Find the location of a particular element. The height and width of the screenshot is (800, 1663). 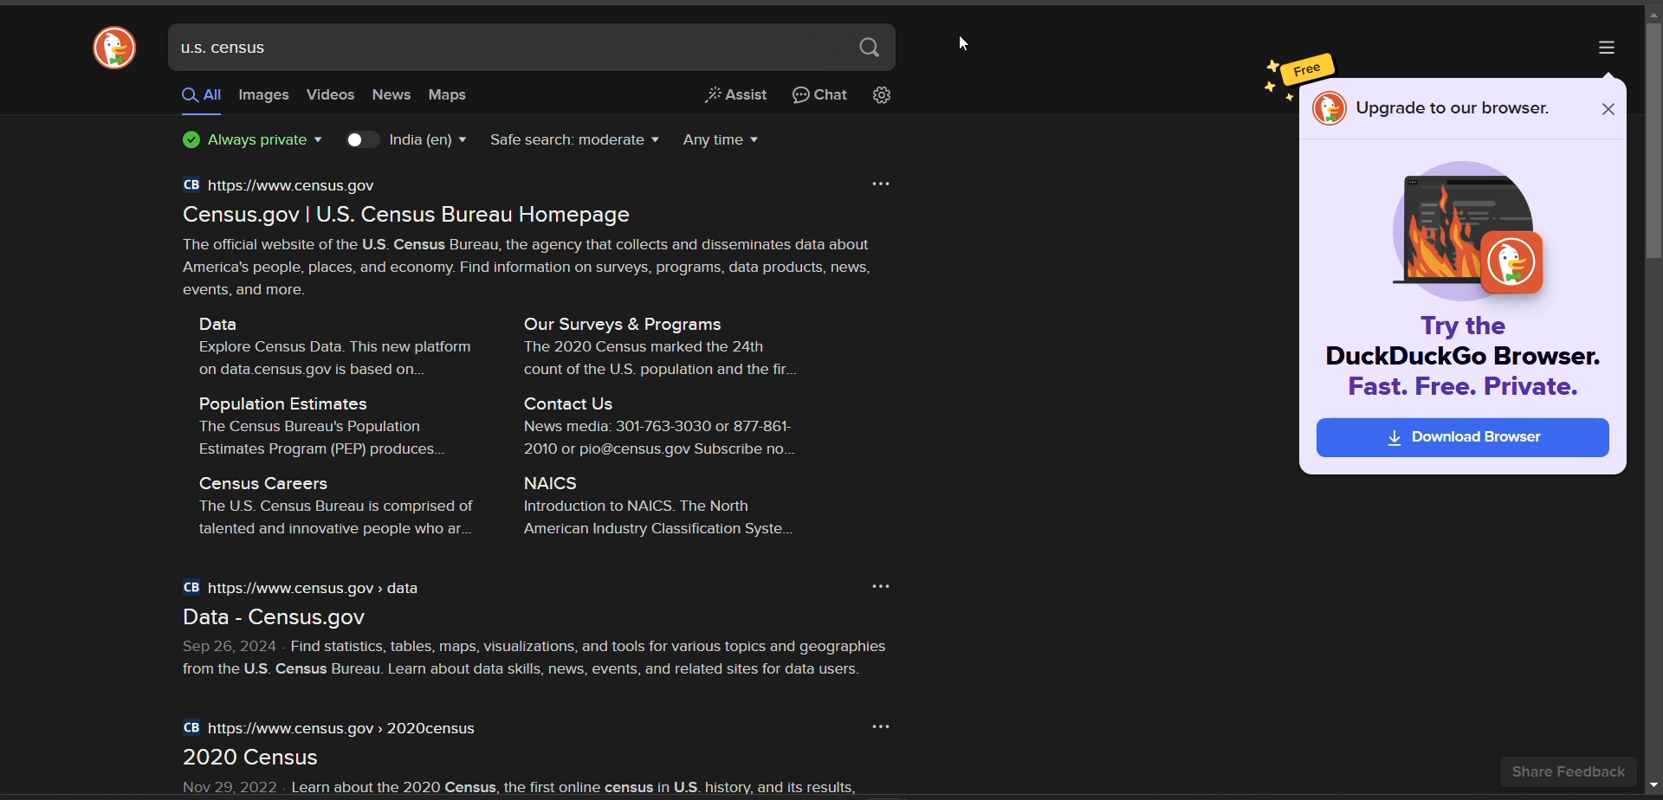

Always private is located at coordinates (237, 143).